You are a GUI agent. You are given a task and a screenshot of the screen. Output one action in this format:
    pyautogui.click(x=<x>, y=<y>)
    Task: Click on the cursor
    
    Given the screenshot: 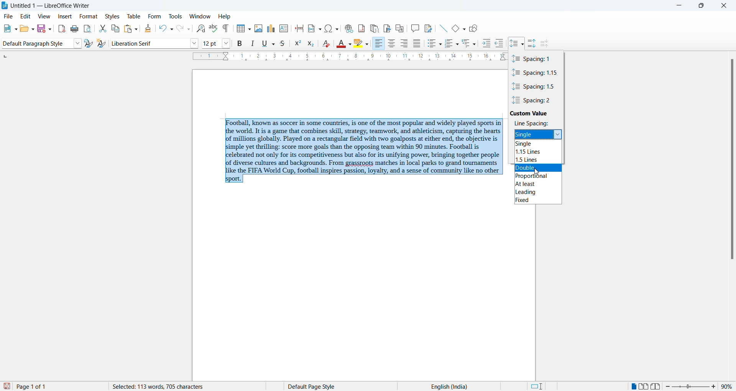 What is the action you would take?
    pyautogui.click(x=535, y=172)
    